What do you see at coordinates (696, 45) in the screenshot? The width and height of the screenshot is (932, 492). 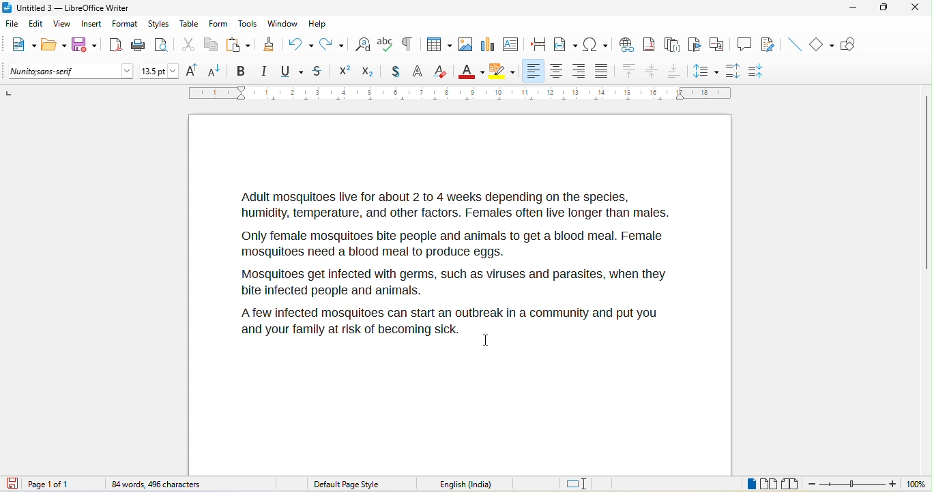 I see `bookmark` at bounding box center [696, 45].